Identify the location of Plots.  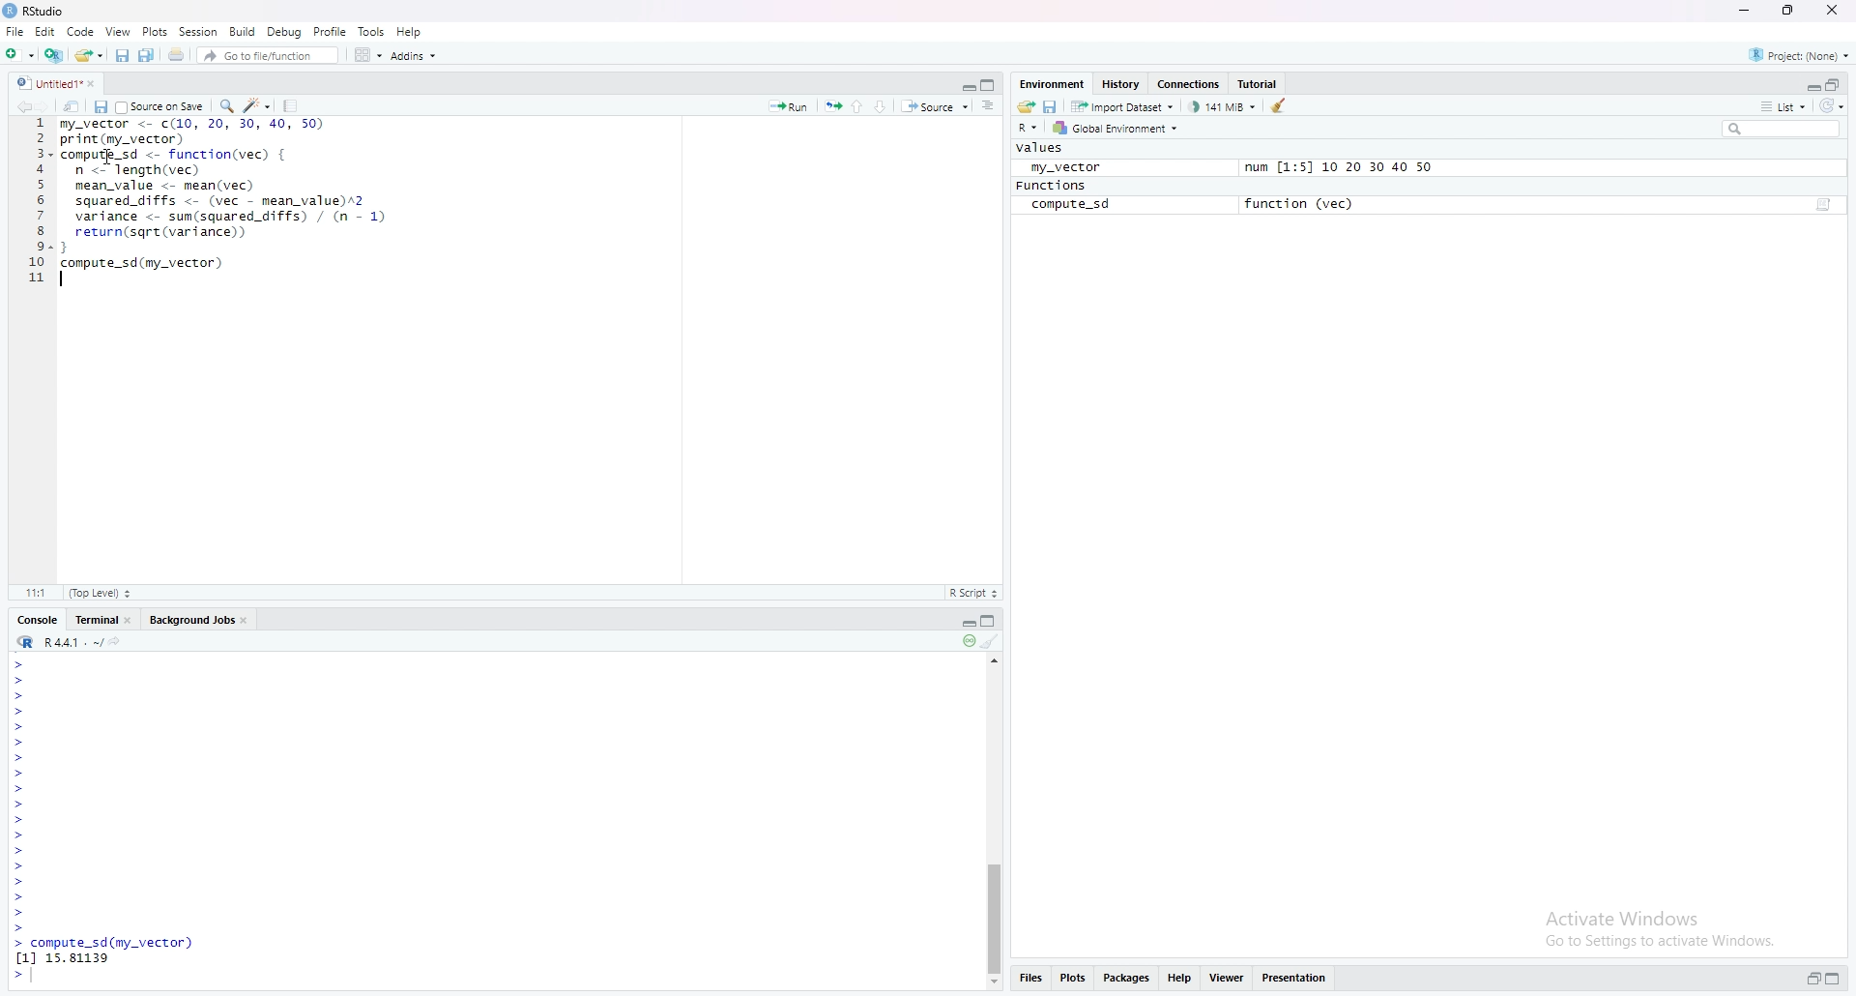
(155, 31).